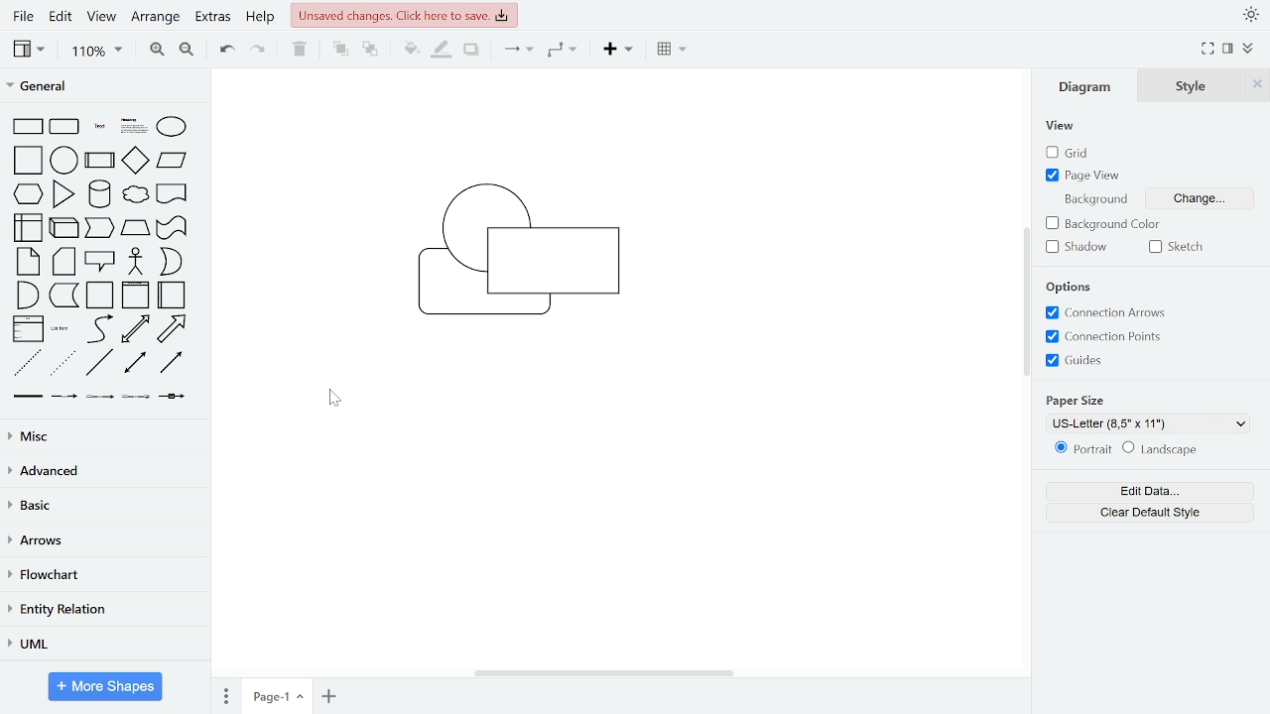 The image size is (1270, 714). Describe the element at coordinates (107, 468) in the screenshot. I see `advanced` at that location.